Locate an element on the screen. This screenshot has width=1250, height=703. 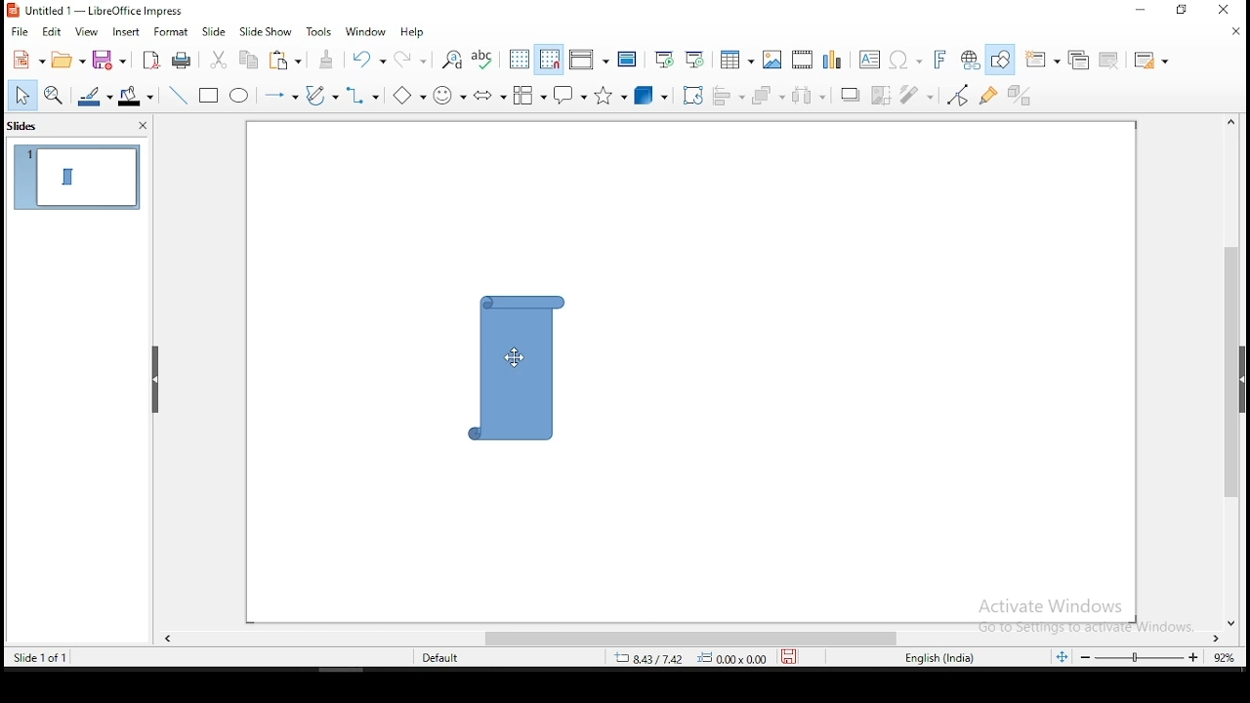
arrange is located at coordinates (768, 96).